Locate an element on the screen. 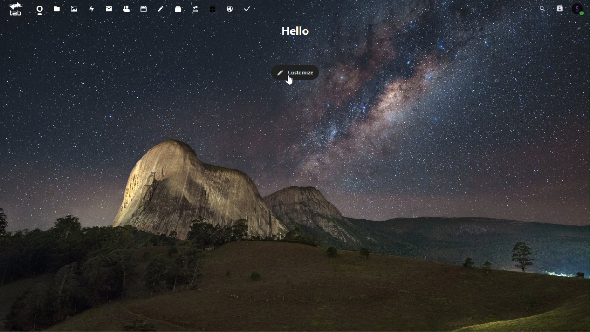 The width and height of the screenshot is (590, 332). Task is located at coordinates (248, 9).